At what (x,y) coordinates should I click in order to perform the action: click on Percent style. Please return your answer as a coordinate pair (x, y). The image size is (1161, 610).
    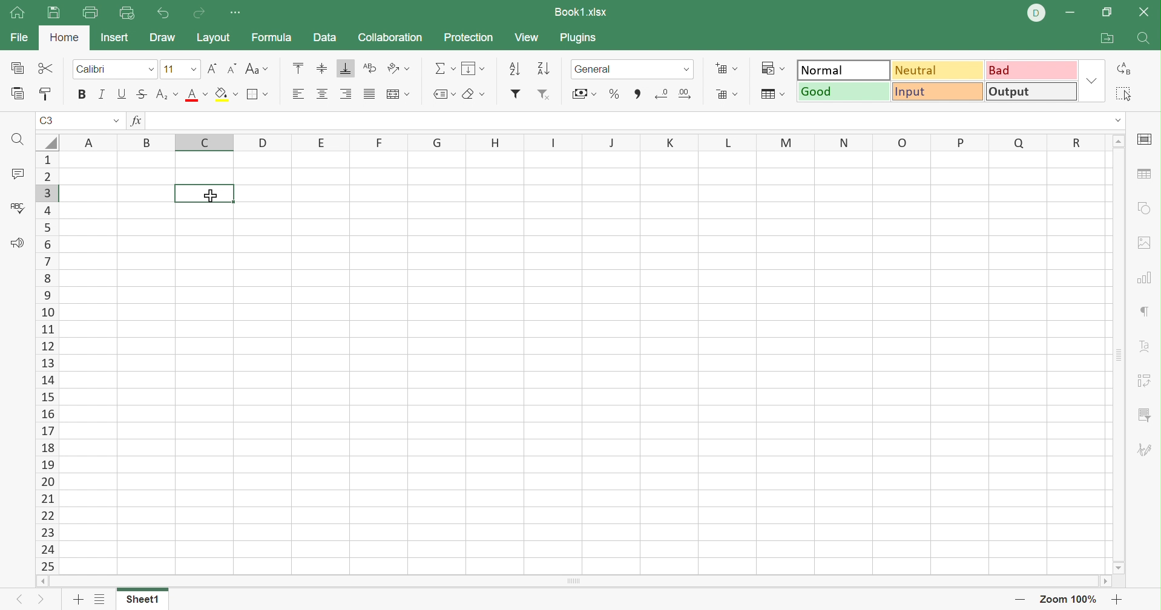
    Looking at the image, I should click on (613, 94).